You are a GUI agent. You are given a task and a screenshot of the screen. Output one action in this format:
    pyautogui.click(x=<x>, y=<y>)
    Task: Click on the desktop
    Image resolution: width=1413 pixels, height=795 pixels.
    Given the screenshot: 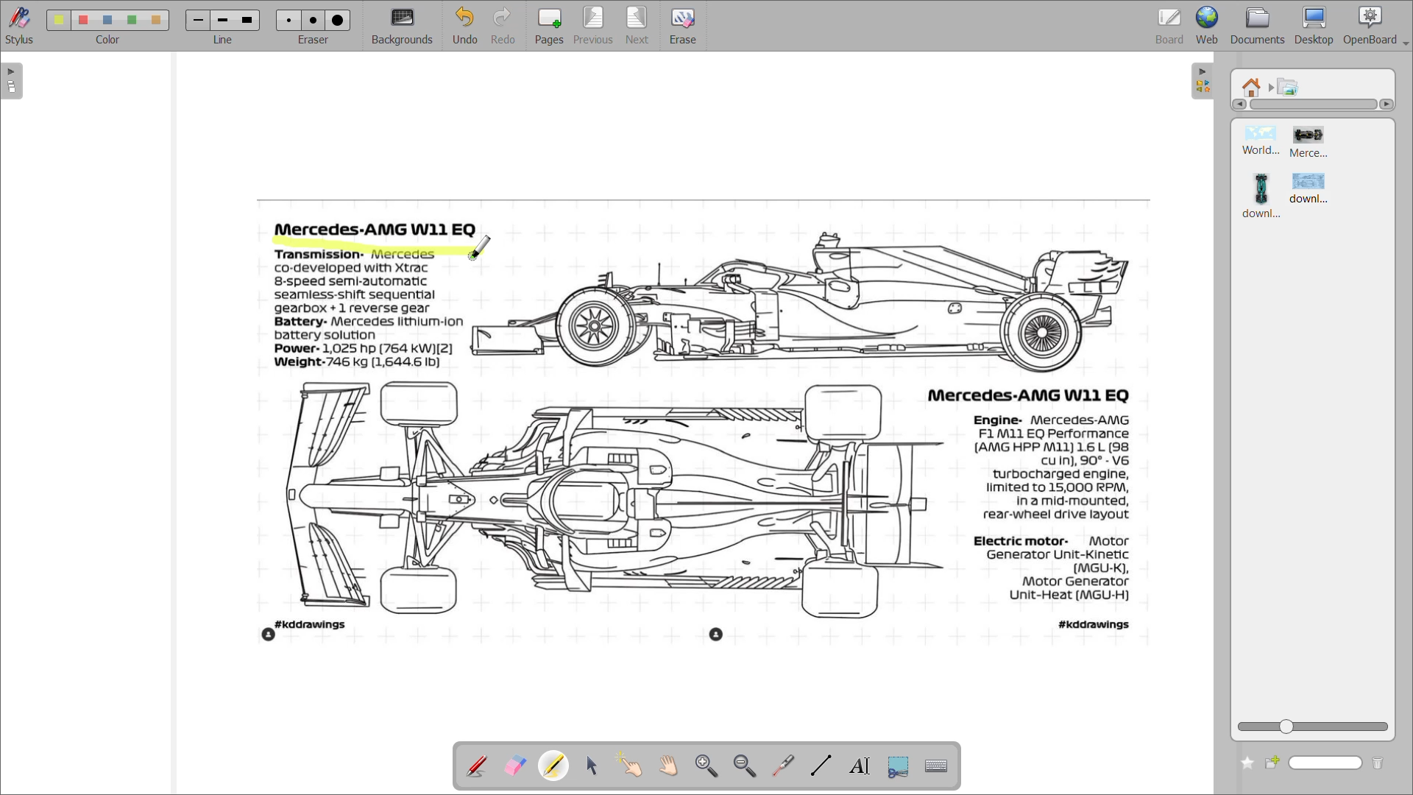 What is the action you would take?
    pyautogui.click(x=1318, y=26)
    